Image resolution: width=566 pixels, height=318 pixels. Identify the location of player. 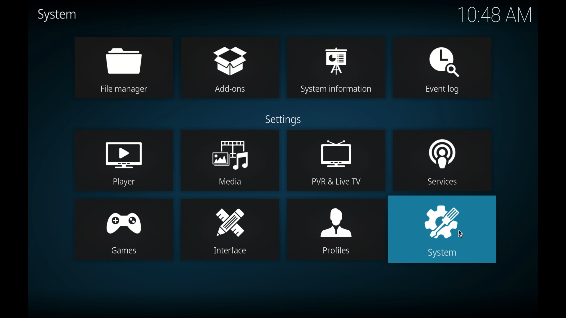
(123, 160).